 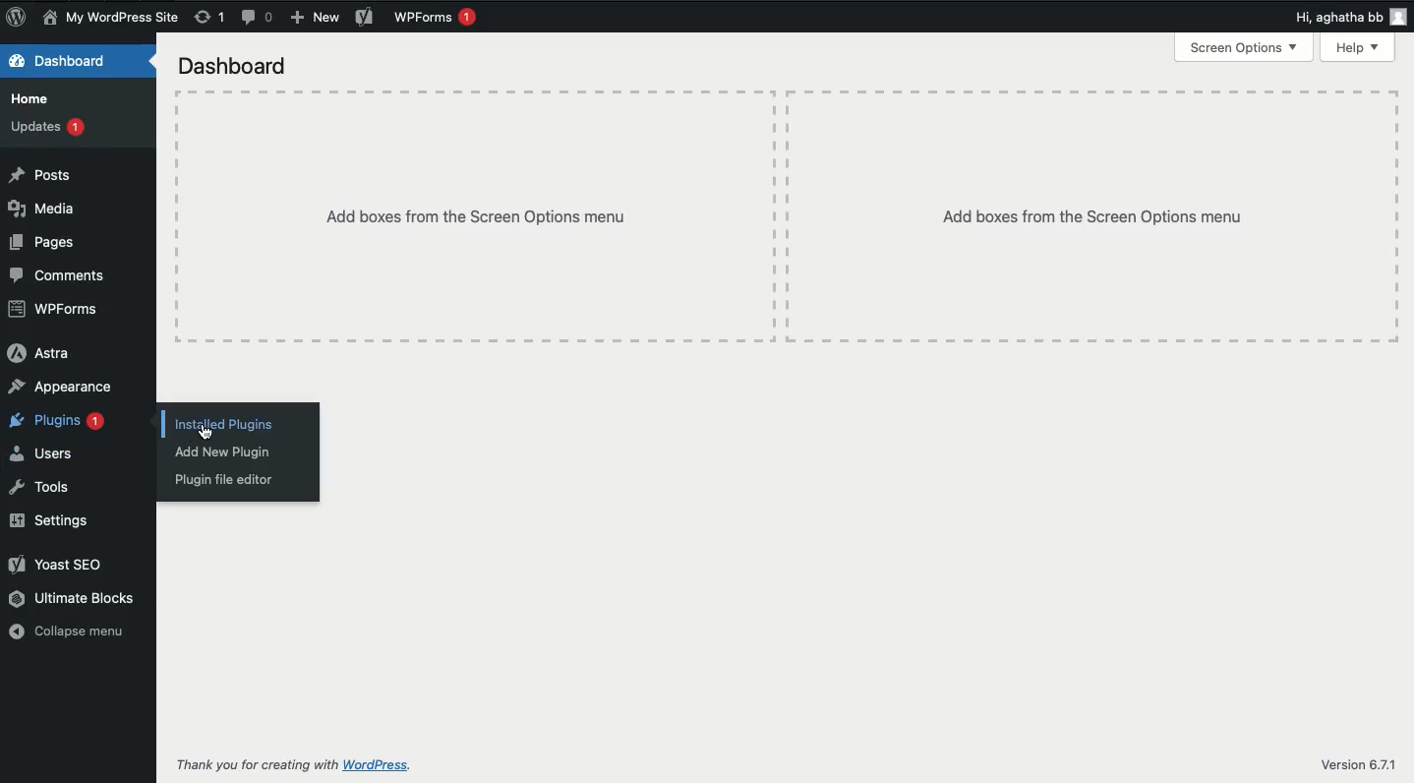 I want to click on Installed plugins, so click(x=222, y=423).